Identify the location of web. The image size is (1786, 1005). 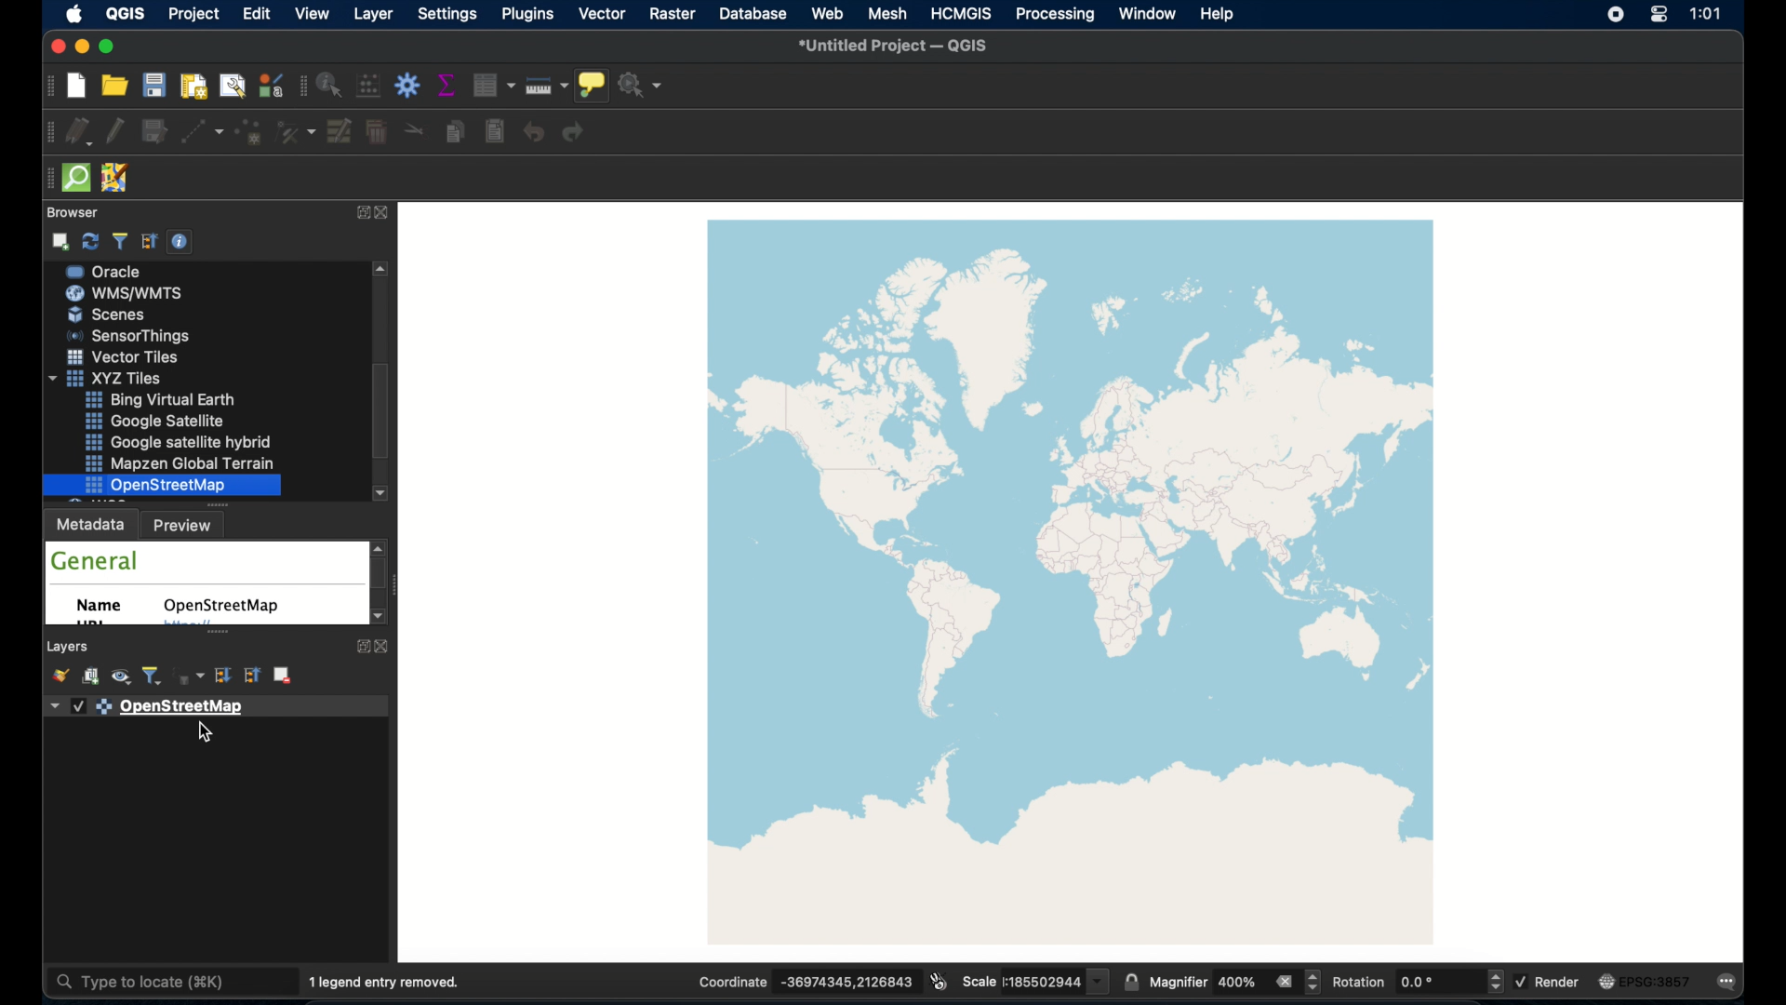
(827, 15).